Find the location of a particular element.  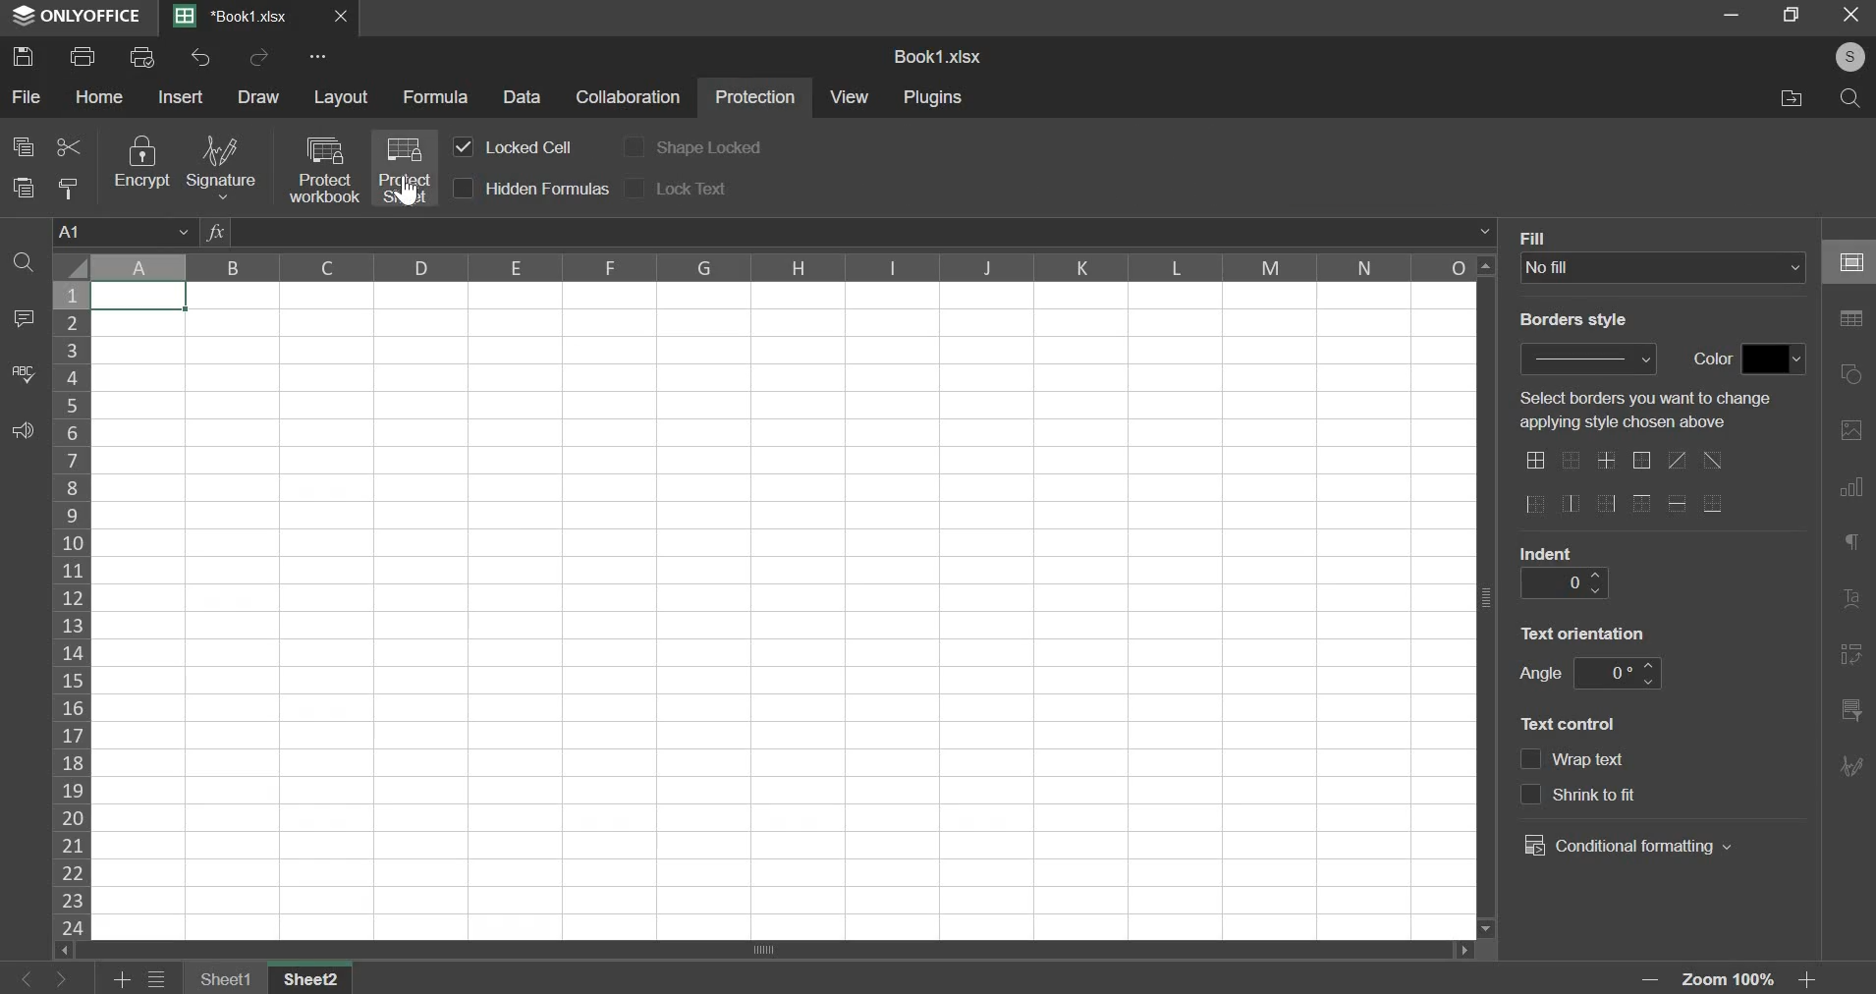

text control is located at coordinates (1627, 795).